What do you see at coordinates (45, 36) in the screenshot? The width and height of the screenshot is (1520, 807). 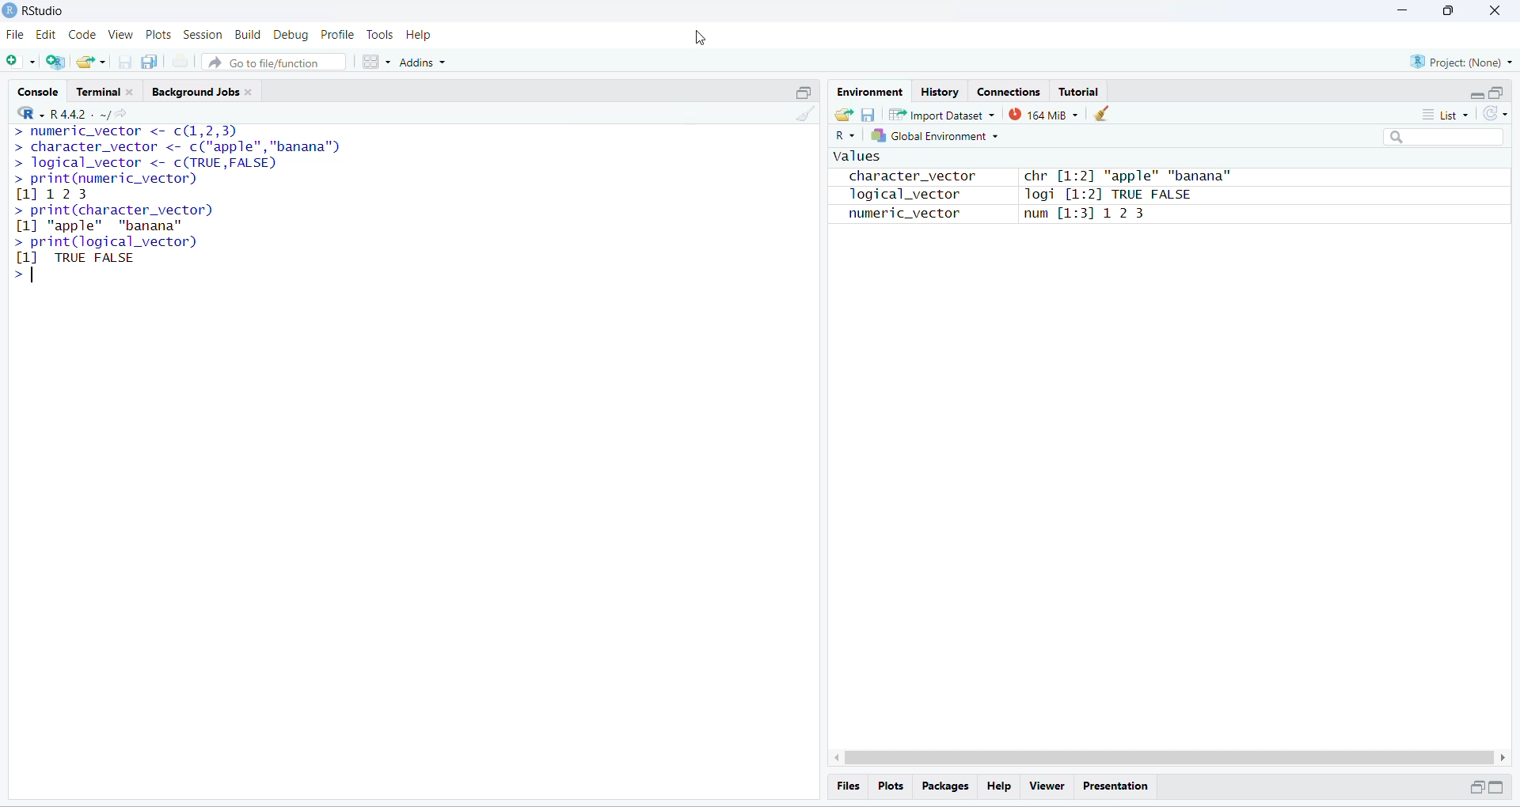 I see `edit` at bounding box center [45, 36].